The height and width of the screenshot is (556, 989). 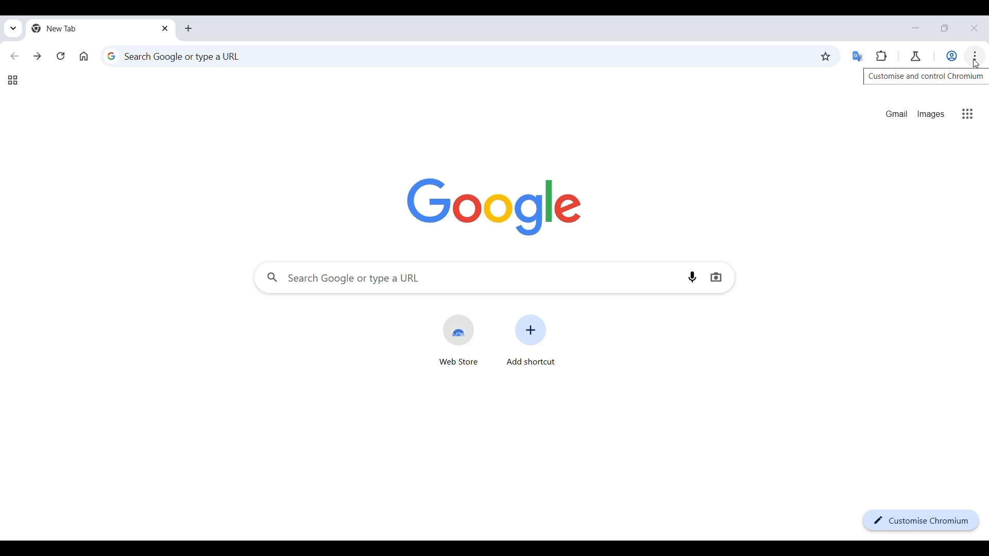 What do you see at coordinates (457, 56) in the screenshot?
I see `Search web or enter web link` at bounding box center [457, 56].